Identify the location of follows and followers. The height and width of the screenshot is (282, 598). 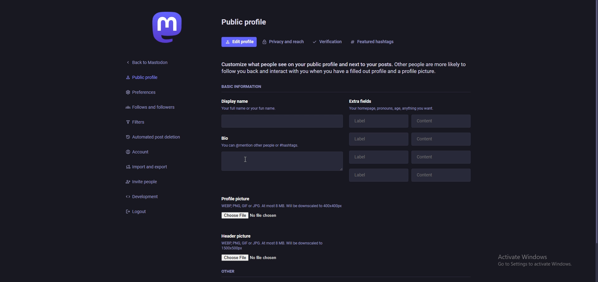
(157, 106).